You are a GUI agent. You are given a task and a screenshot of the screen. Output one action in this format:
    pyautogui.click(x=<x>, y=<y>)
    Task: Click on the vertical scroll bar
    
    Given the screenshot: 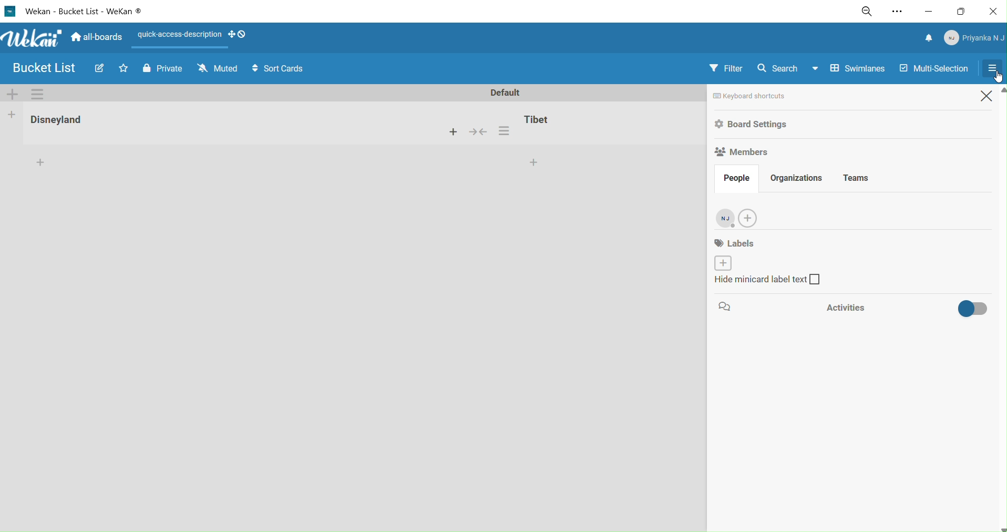 What is the action you would take?
    pyautogui.click(x=1001, y=308)
    